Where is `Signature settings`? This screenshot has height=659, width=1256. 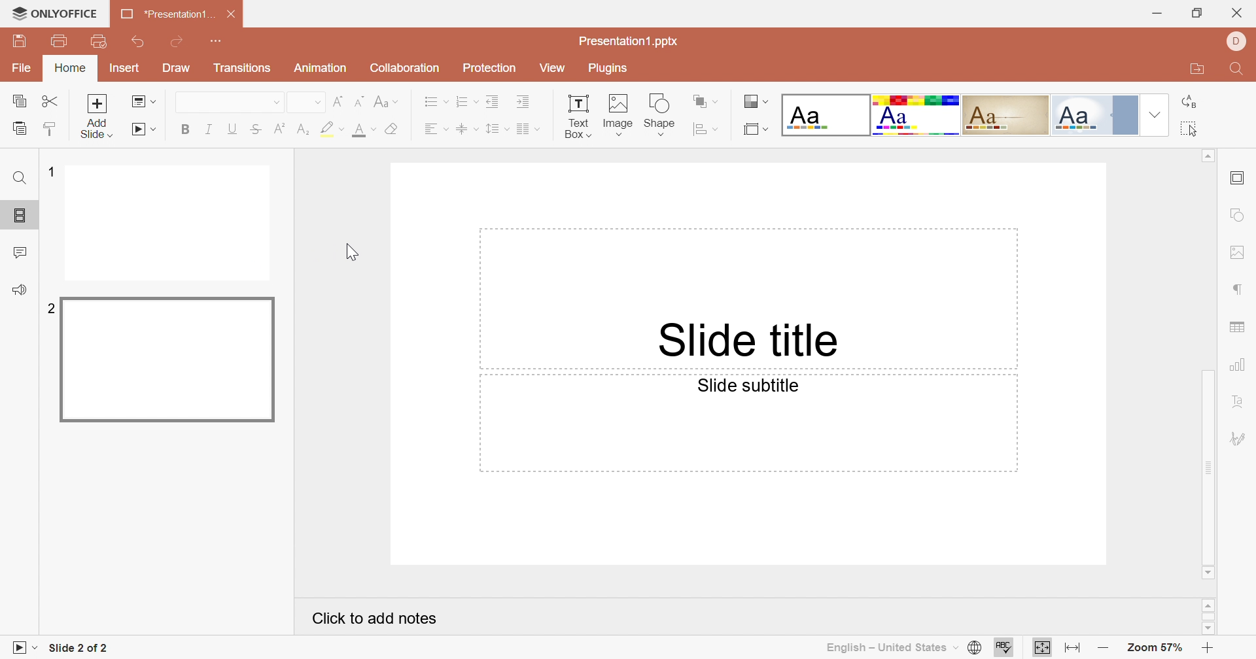 Signature settings is located at coordinates (1242, 440).